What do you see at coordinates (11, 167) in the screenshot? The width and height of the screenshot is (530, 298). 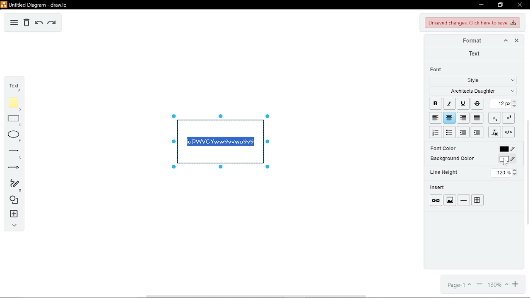 I see `arrows` at bounding box center [11, 167].